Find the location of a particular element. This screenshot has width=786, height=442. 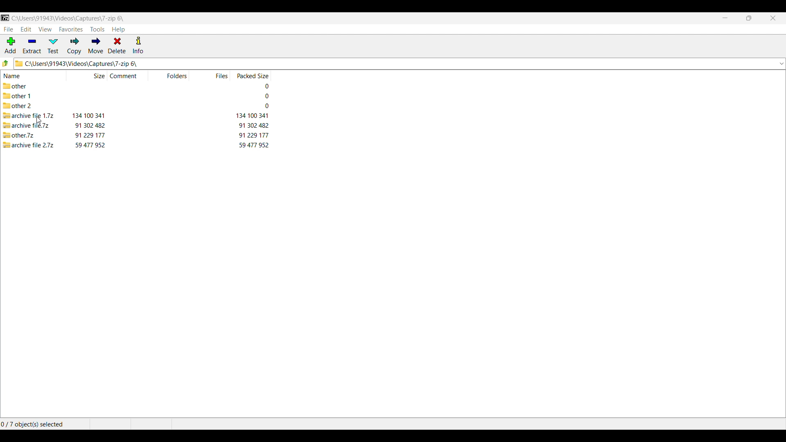

Help is located at coordinates (118, 30).